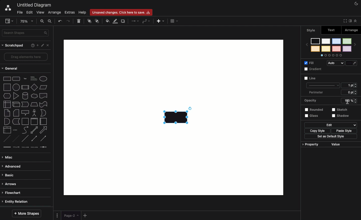  I want to click on or, so click(44, 113).